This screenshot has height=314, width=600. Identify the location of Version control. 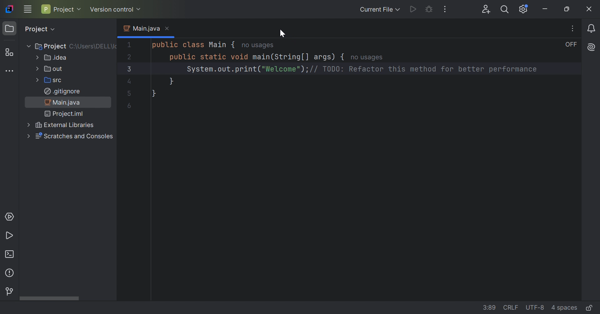
(9, 292).